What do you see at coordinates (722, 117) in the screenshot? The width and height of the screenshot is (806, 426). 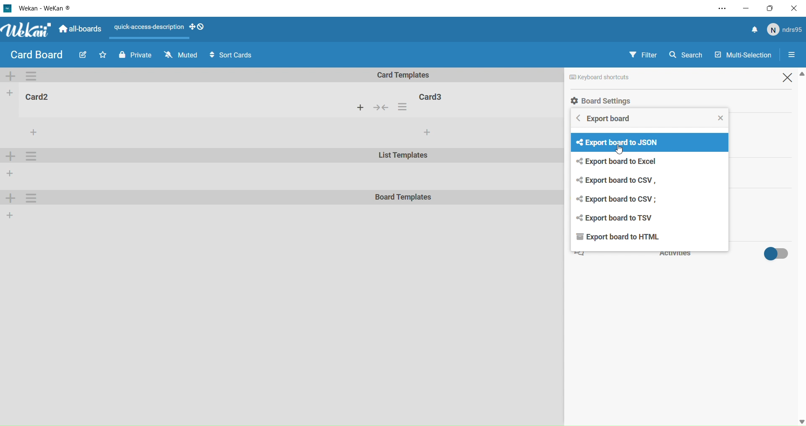 I see `close` at bounding box center [722, 117].